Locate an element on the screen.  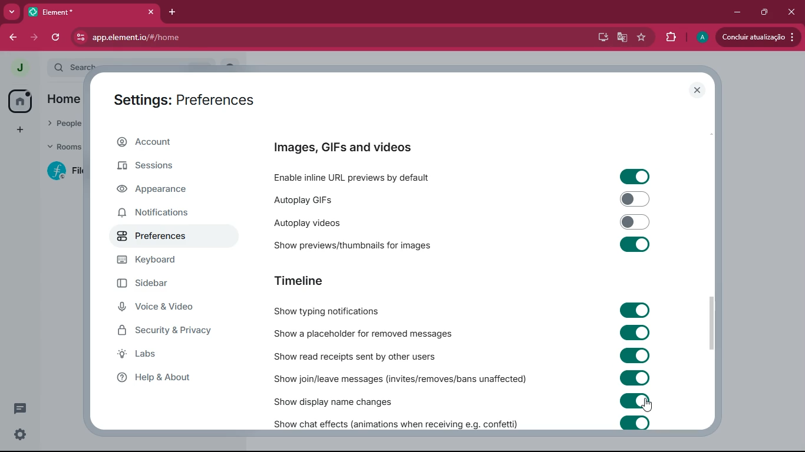
update is located at coordinates (755, 37).